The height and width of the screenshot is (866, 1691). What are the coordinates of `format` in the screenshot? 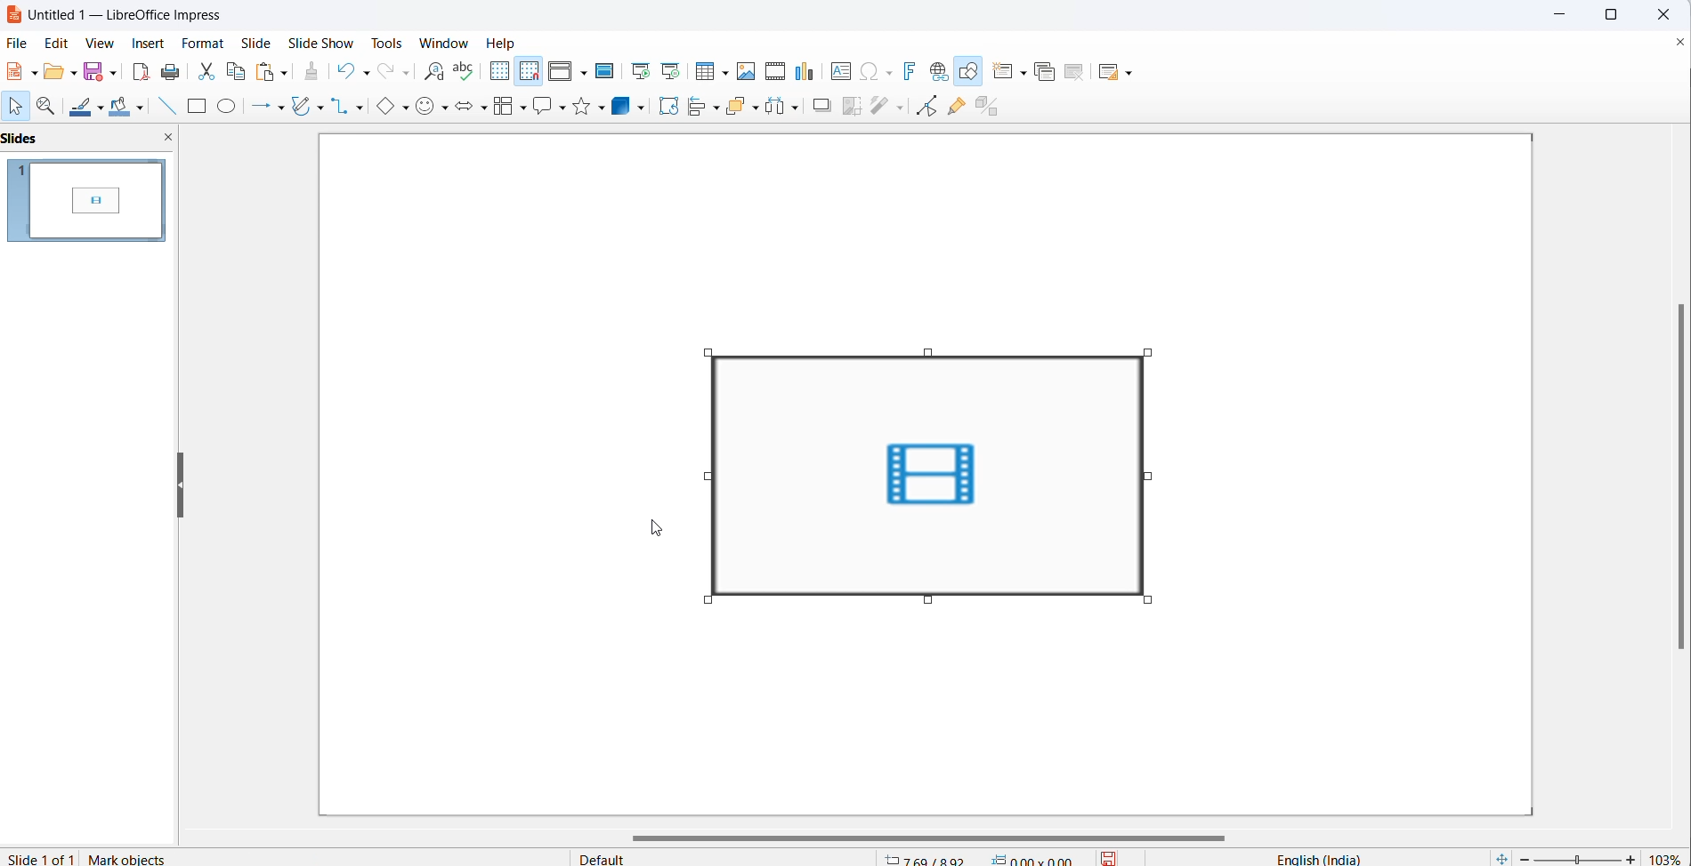 It's located at (204, 42).